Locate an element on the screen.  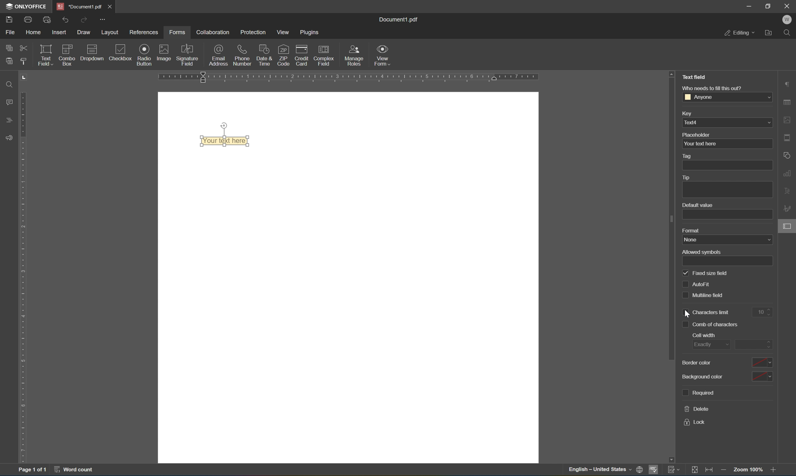
autofit is located at coordinates (702, 285).